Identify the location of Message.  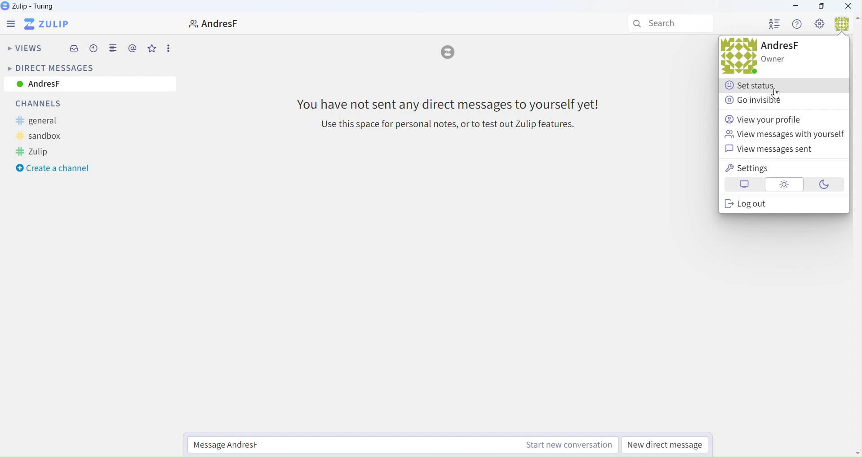
(448, 113).